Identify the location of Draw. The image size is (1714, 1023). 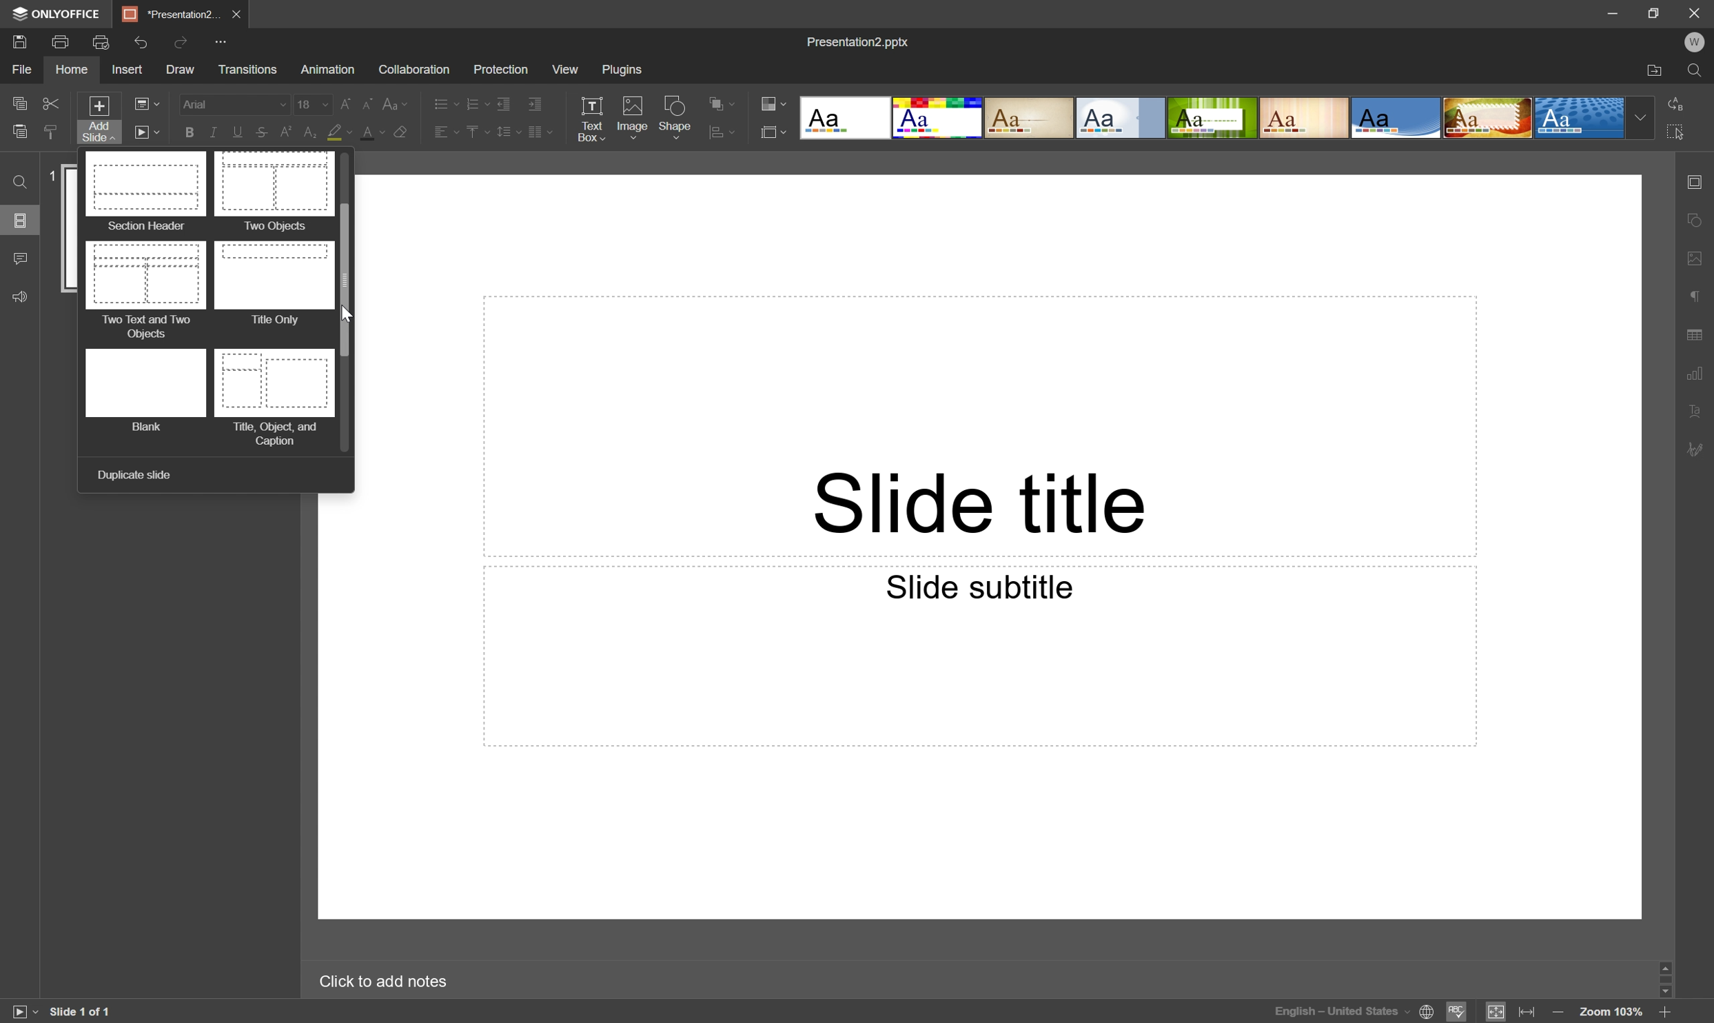
(178, 68).